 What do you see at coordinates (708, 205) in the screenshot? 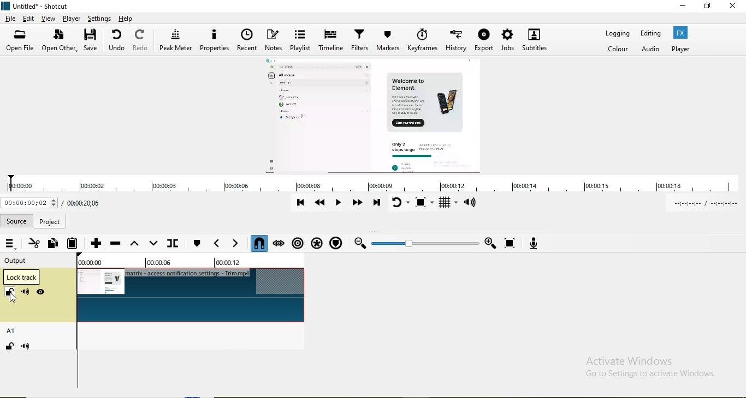
I see `In point` at bounding box center [708, 205].